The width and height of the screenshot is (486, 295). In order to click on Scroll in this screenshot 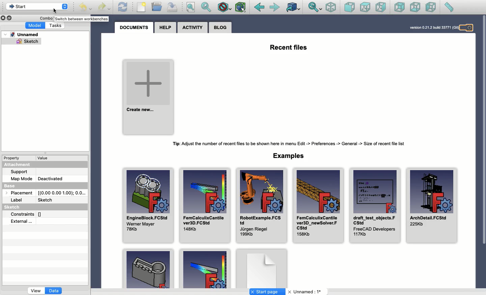, I will do `click(483, 152)`.